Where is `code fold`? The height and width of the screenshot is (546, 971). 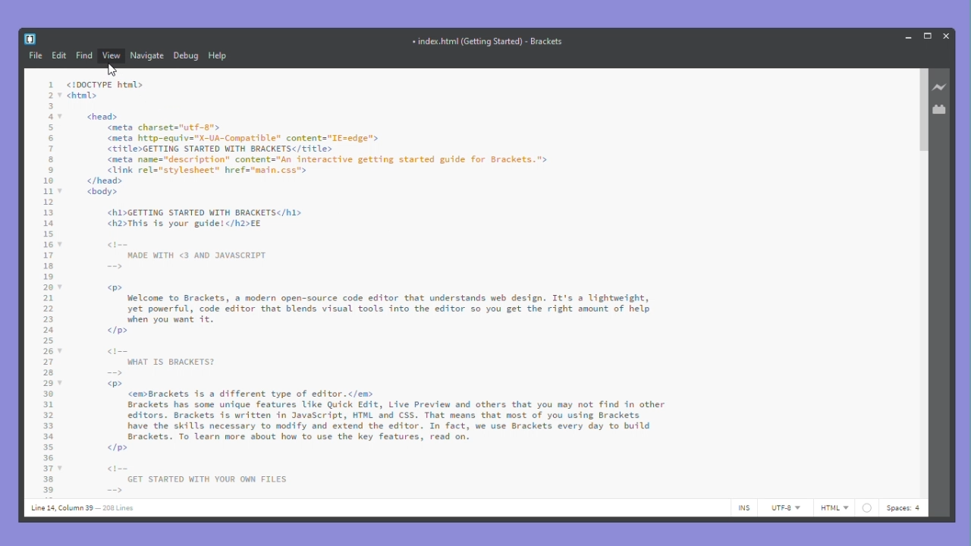 code fold is located at coordinates (61, 243).